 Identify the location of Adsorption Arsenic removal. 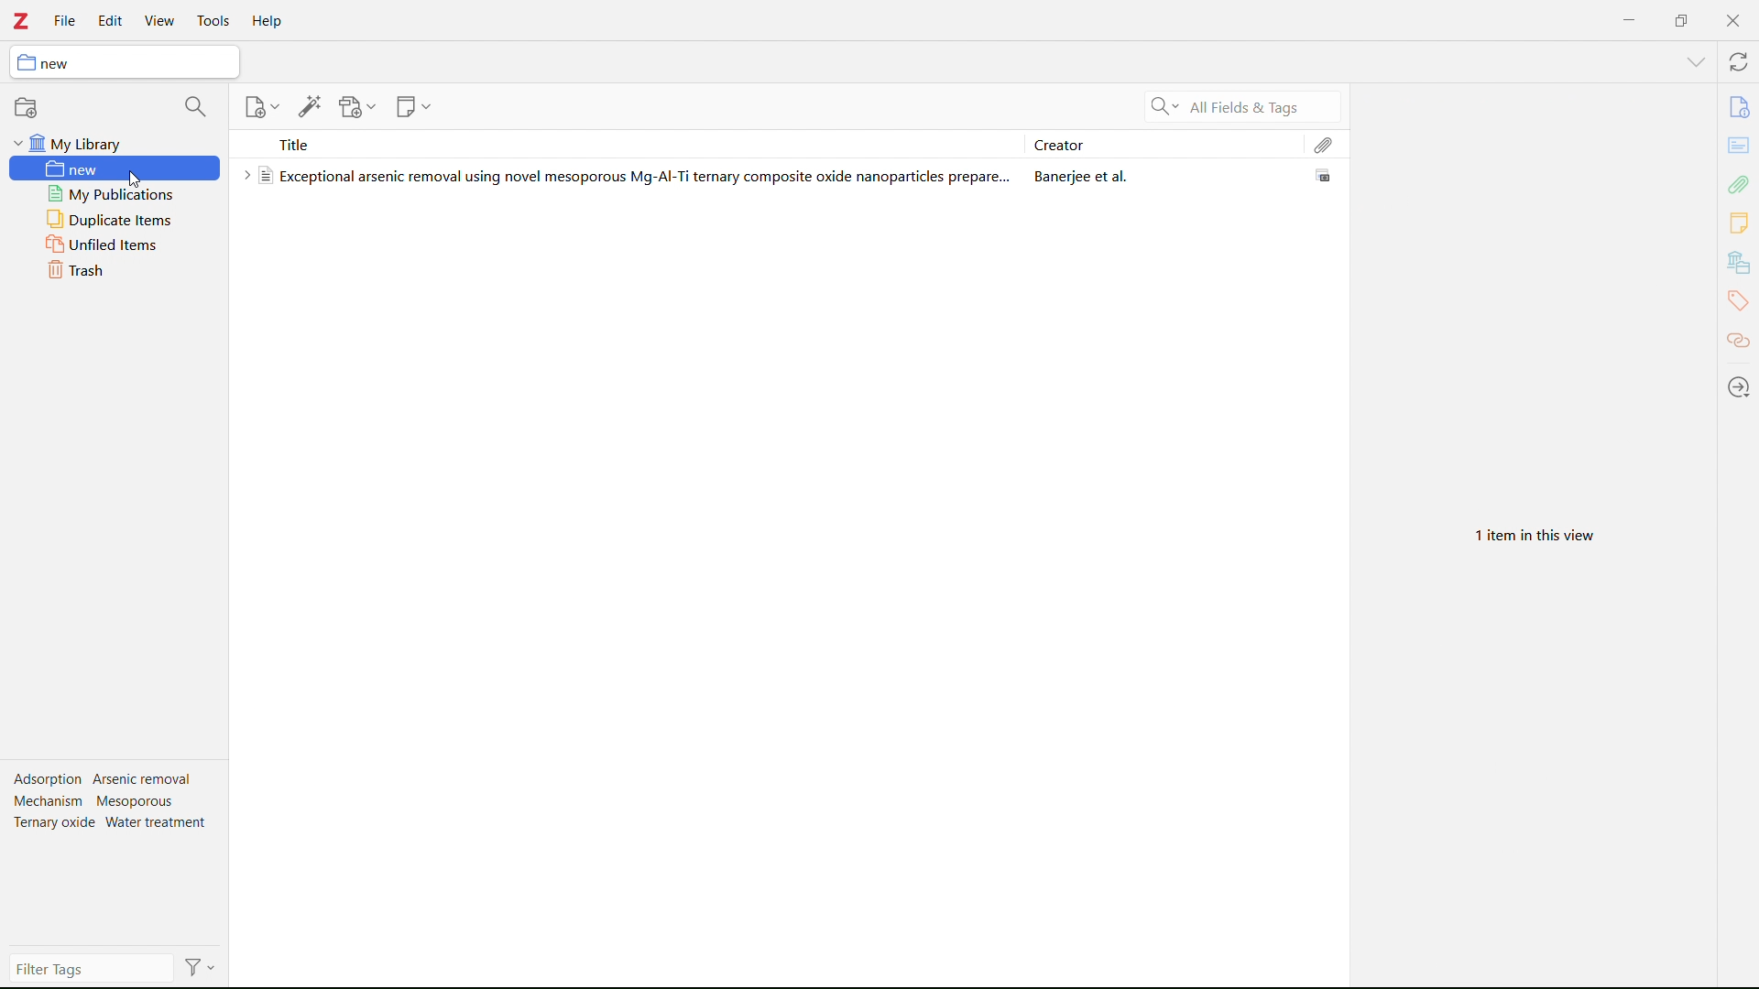
(98, 779).